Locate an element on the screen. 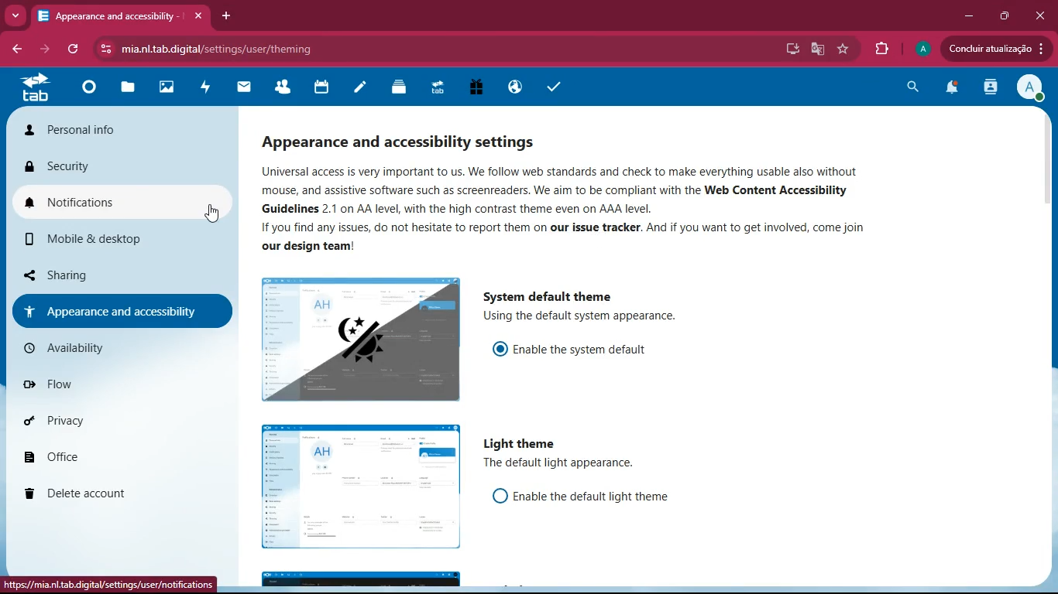 The width and height of the screenshot is (1058, 594). security is located at coordinates (115, 165).